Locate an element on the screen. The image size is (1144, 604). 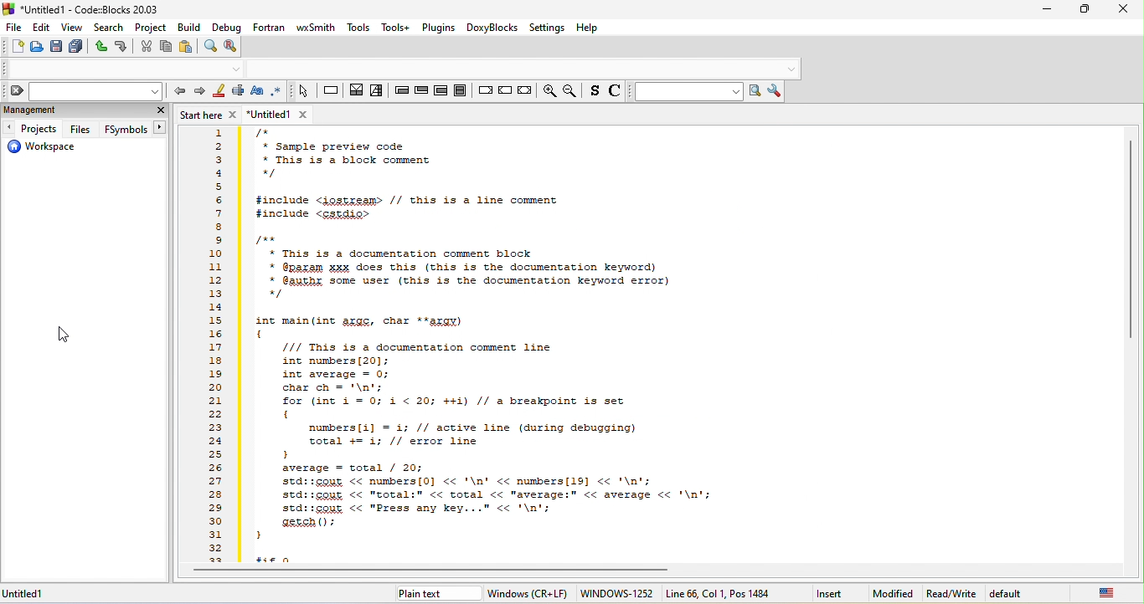
dropdown is located at coordinates (237, 69).